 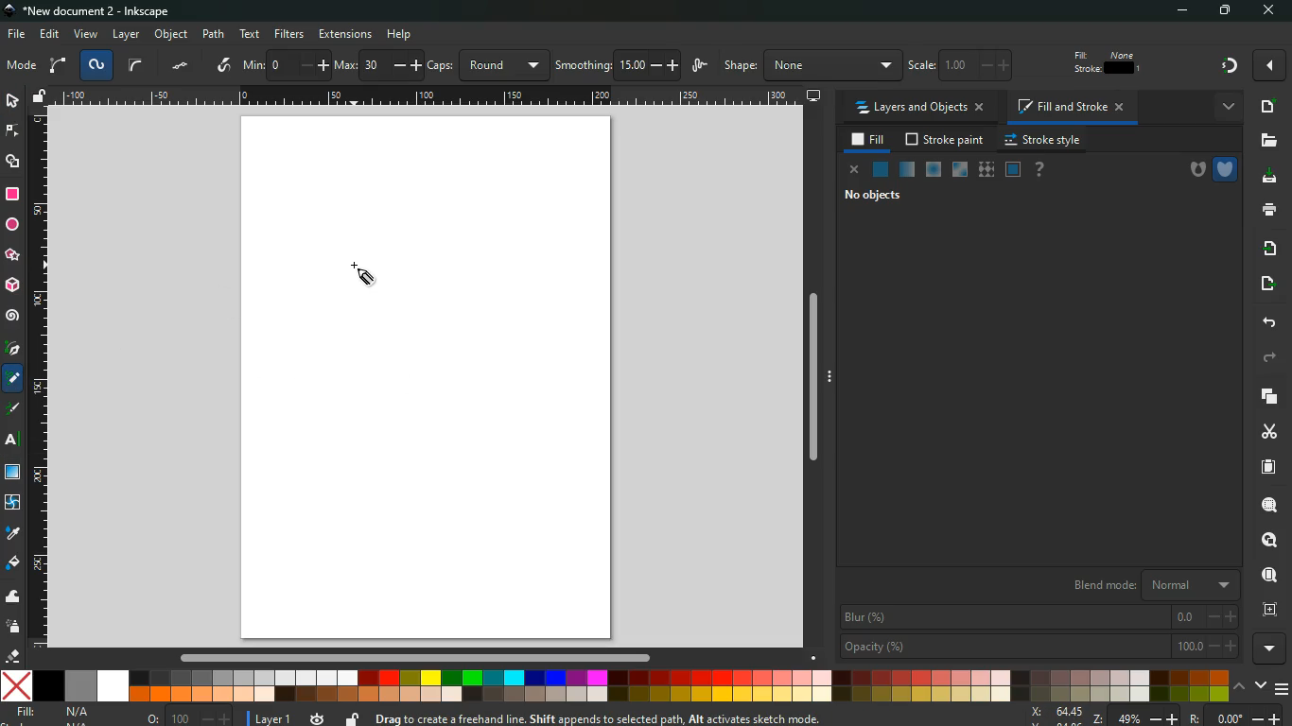 I want to click on drop, so click(x=14, y=536).